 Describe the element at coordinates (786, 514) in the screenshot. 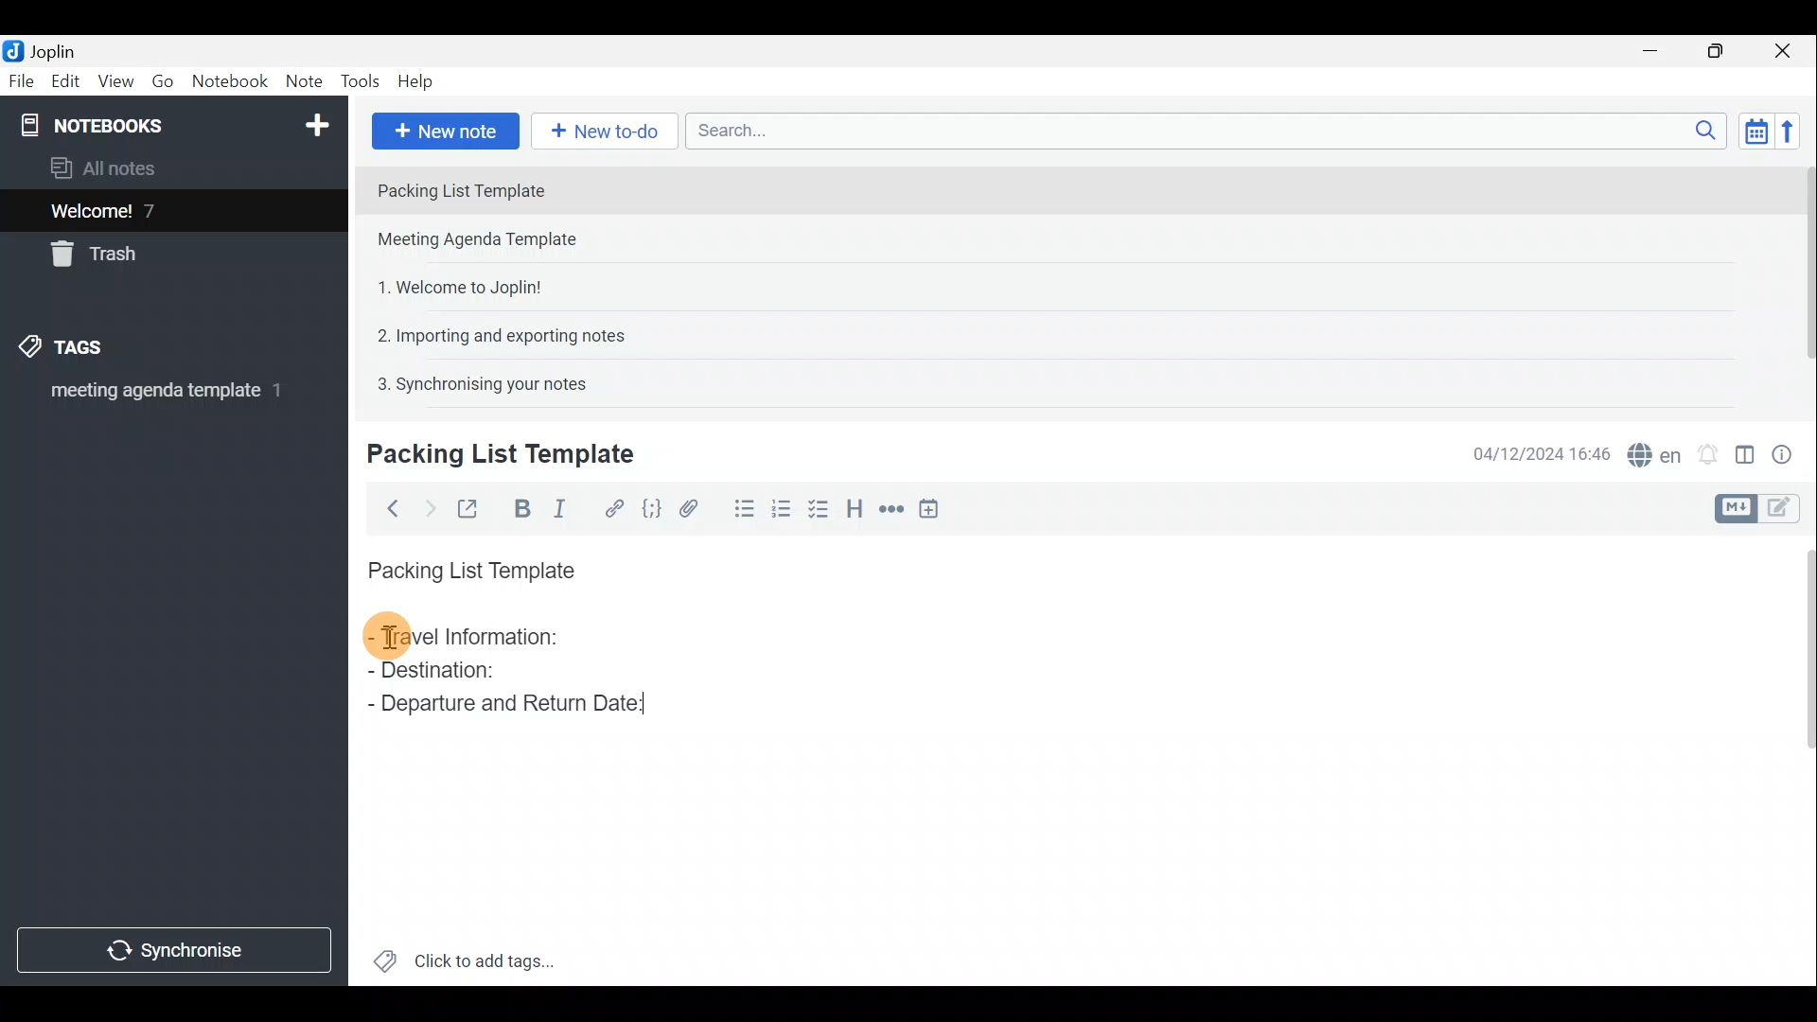

I see `Numbered list` at that location.